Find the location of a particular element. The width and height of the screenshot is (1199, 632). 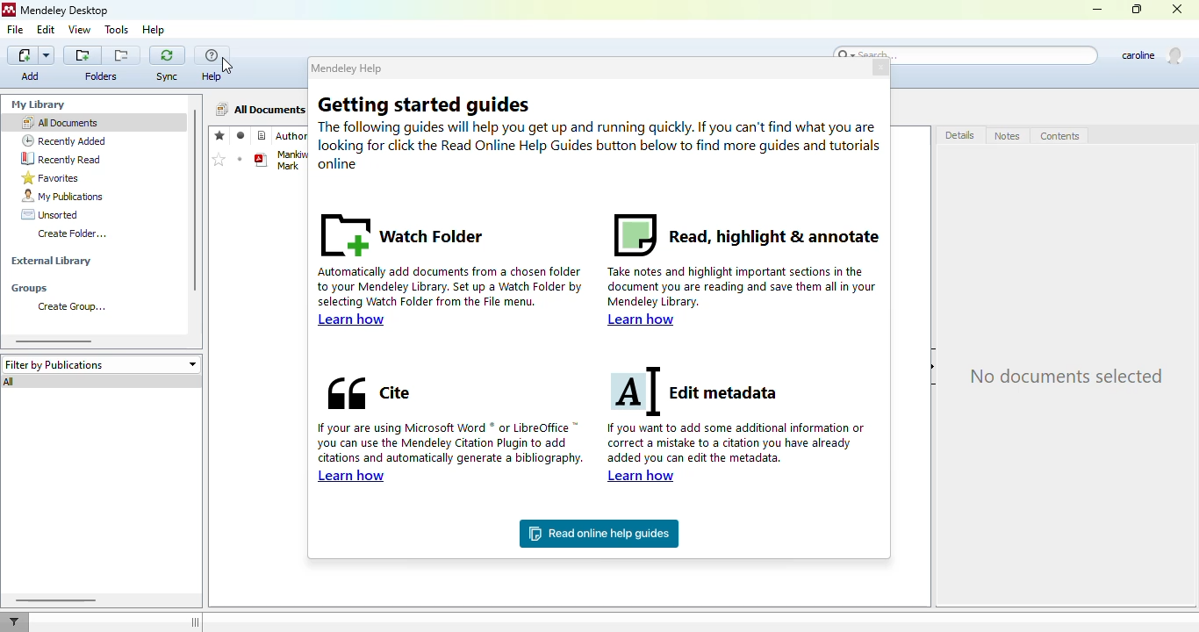

the following guides will help you get up and running quickly. if you can't find what you are looking for click the Read online help guides button below to find more guides and tutorials online is located at coordinates (597, 147).